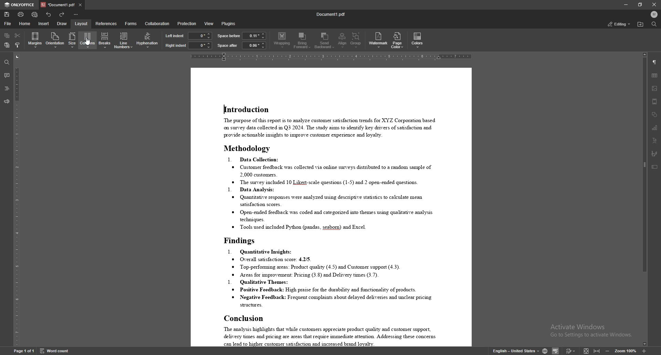 The width and height of the screenshot is (661, 355). What do you see at coordinates (356, 41) in the screenshot?
I see `group` at bounding box center [356, 41].